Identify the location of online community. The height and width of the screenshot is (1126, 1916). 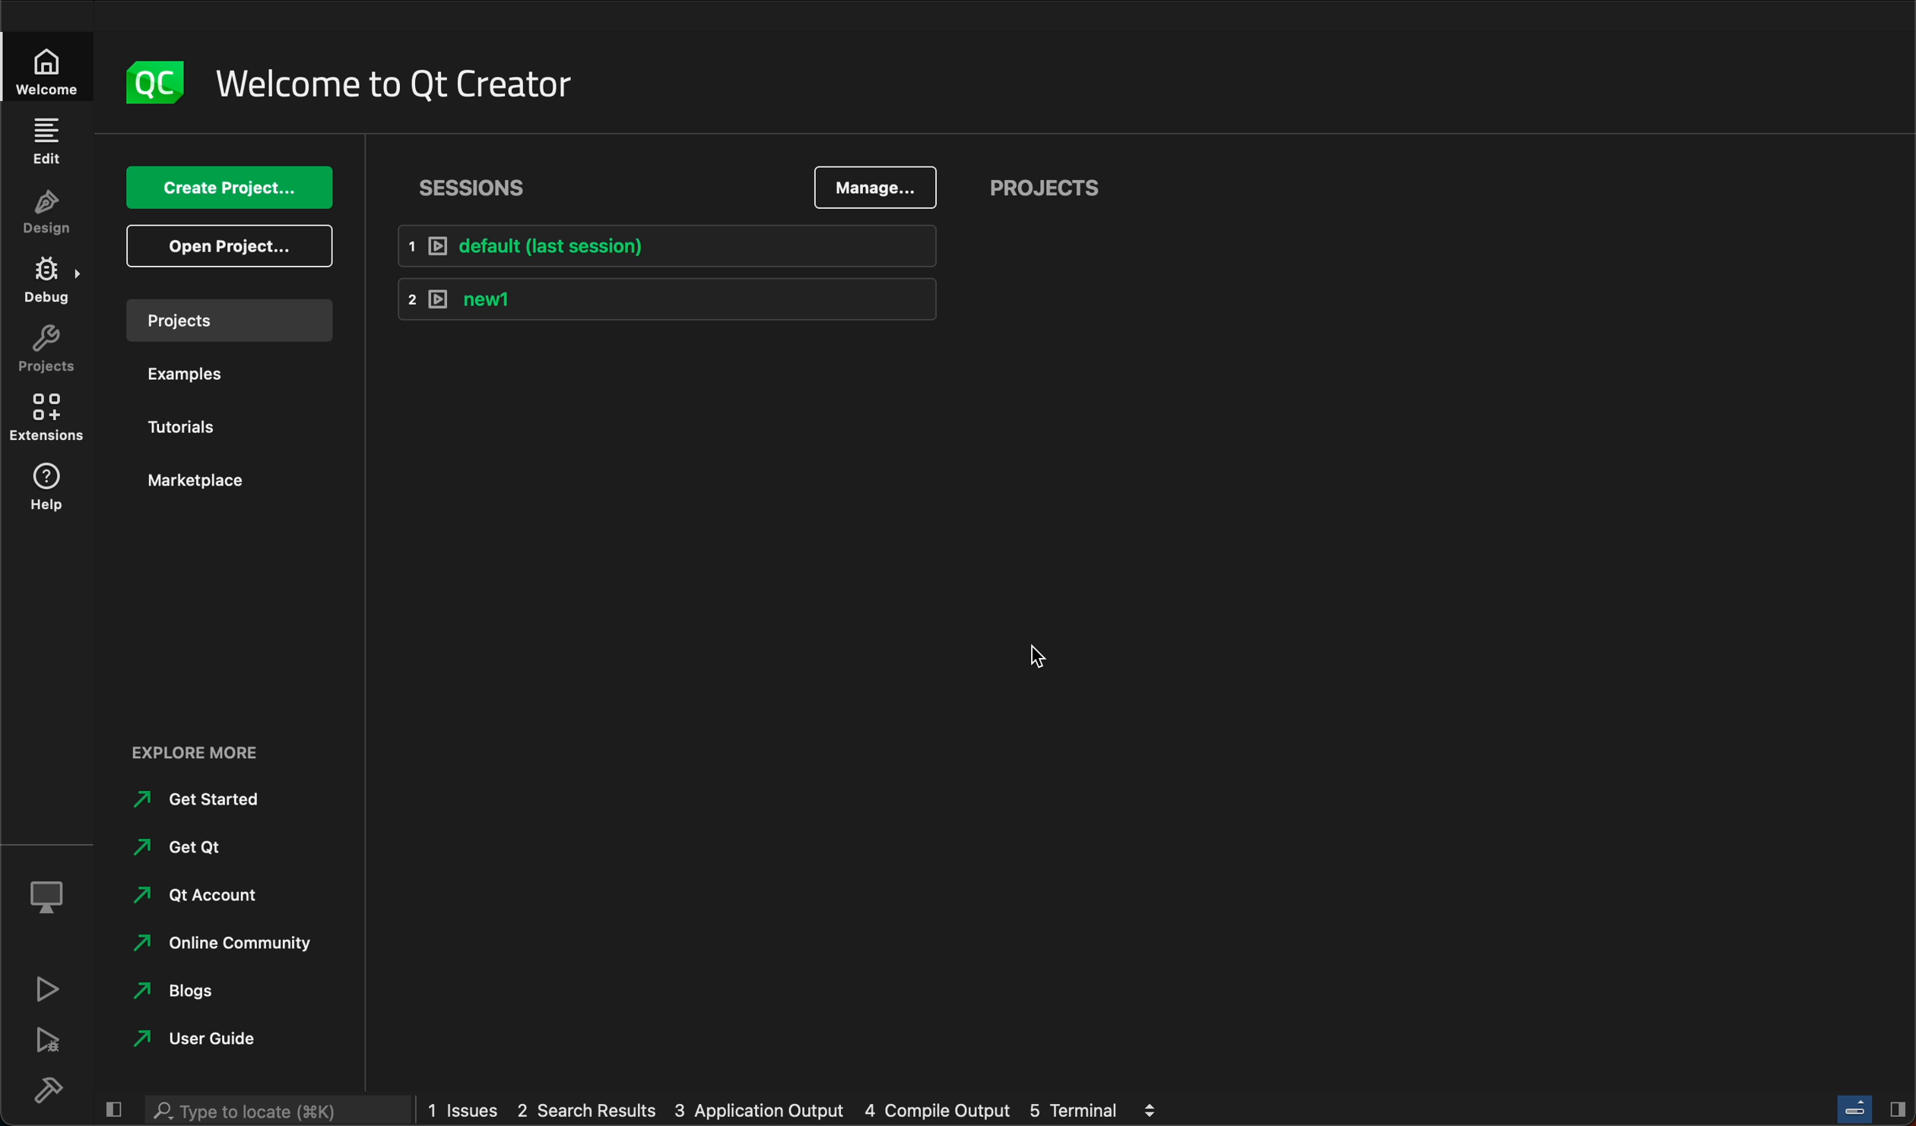
(222, 947).